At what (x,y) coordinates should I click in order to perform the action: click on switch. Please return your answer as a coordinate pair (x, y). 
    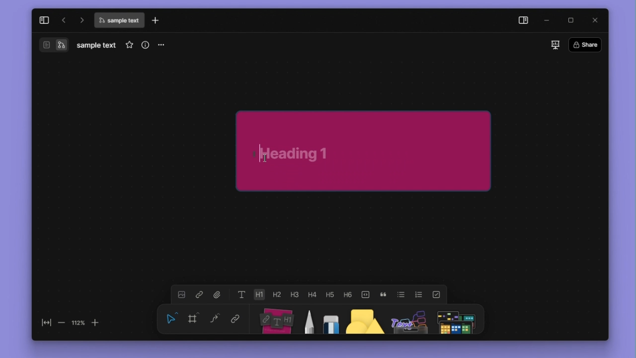
    Looking at the image, I should click on (61, 45).